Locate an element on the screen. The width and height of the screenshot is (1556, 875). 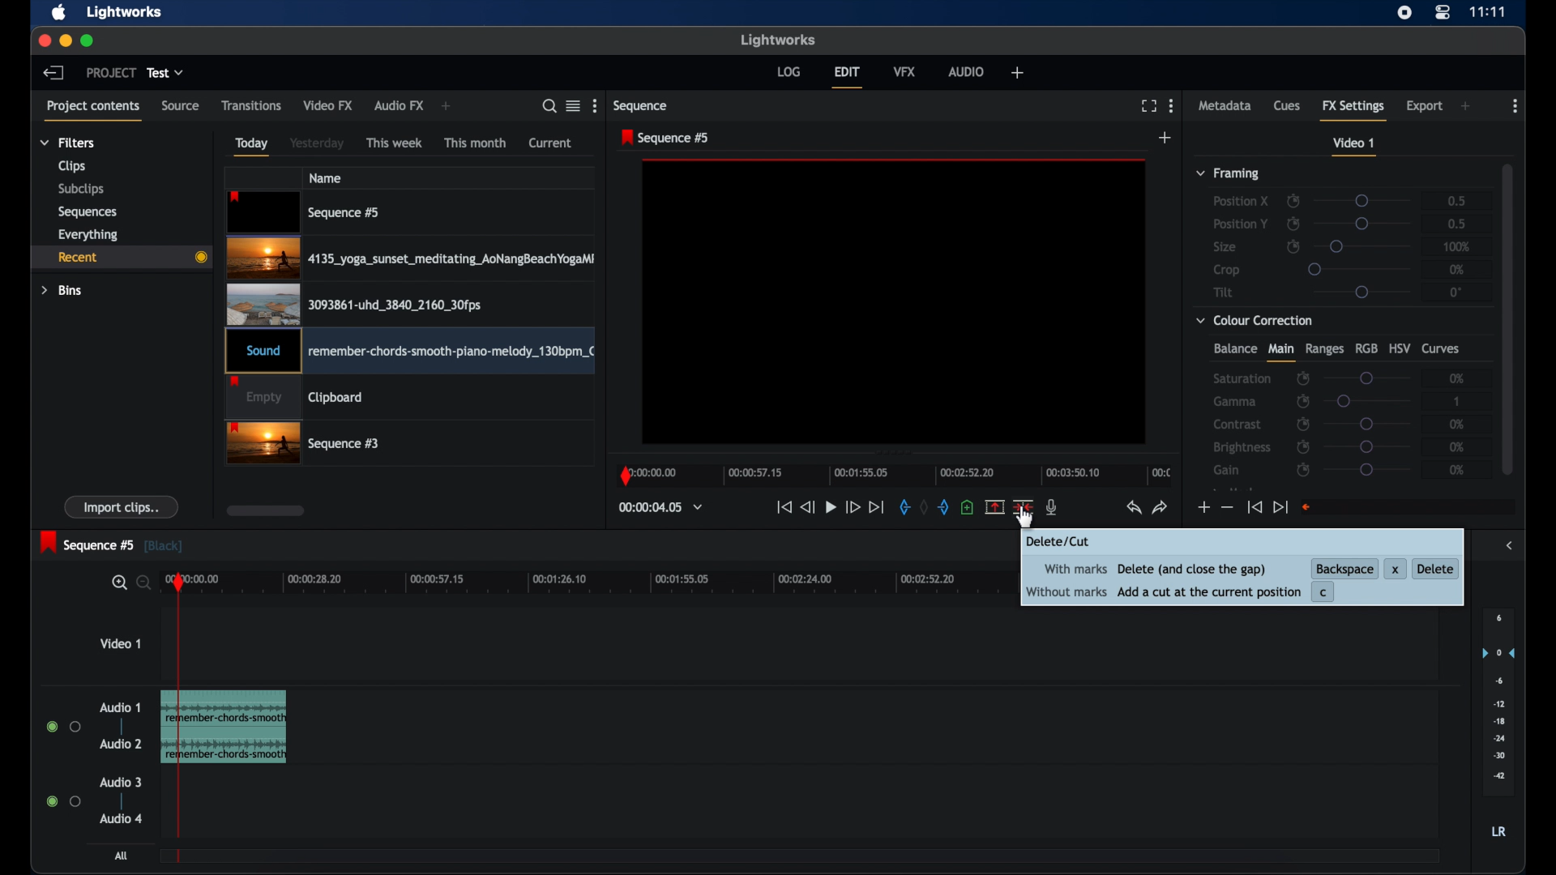
sequence is located at coordinates (641, 105).